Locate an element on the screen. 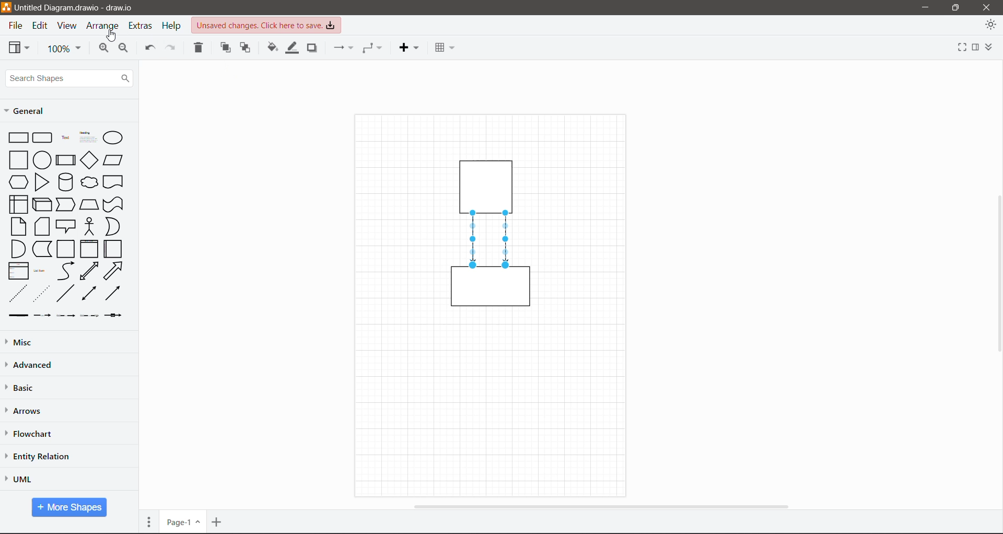  Directional Connector is located at coordinates (474, 240).